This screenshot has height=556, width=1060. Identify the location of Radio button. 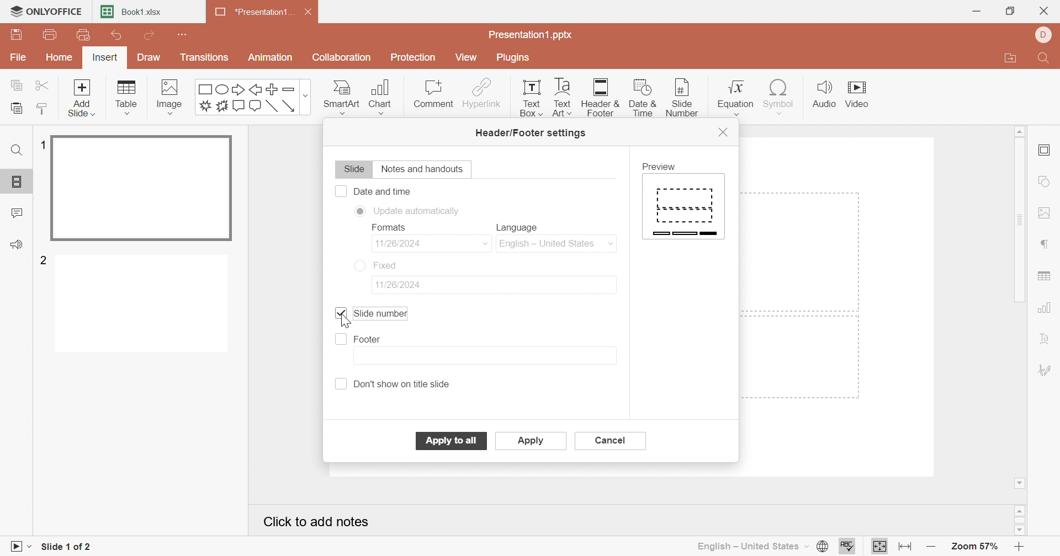
(359, 212).